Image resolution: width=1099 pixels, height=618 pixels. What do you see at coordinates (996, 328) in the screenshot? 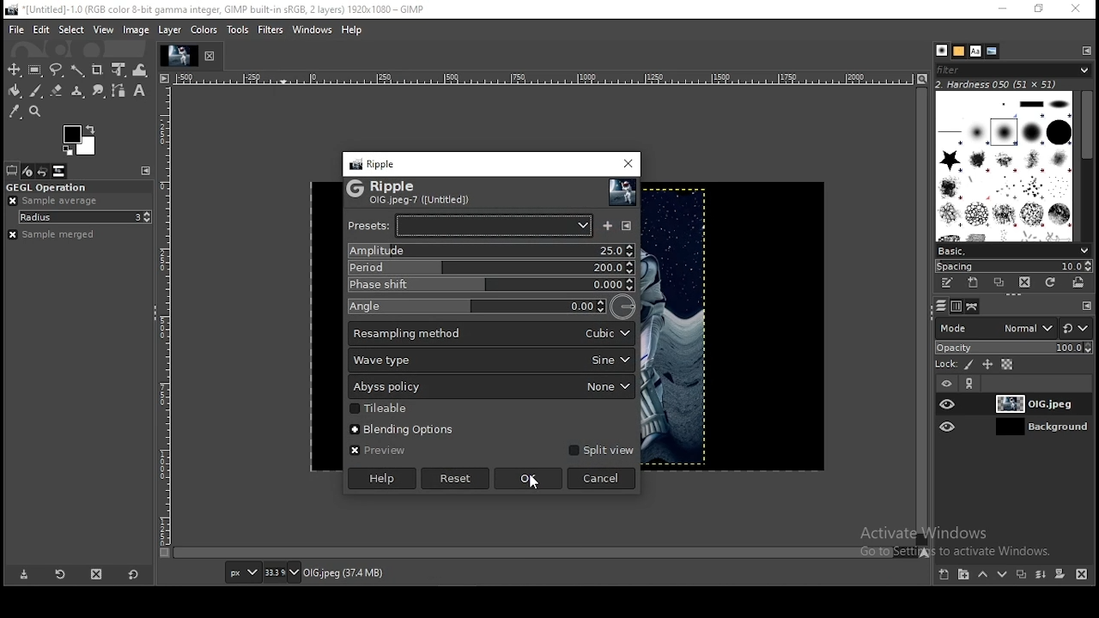
I see `layer mode` at bounding box center [996, 328].